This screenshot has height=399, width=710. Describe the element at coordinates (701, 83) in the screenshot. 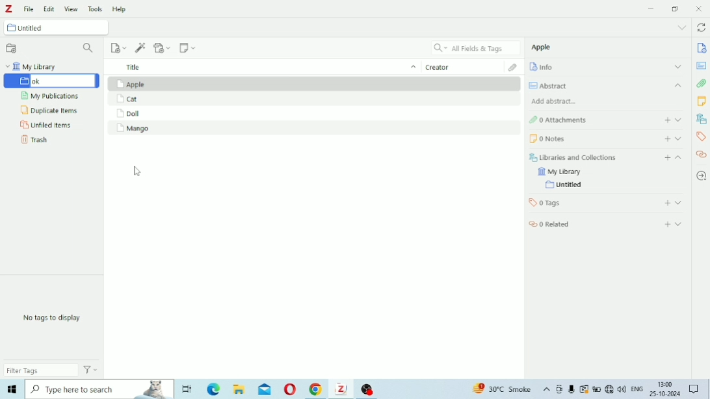

I see `Attachments` at that location.